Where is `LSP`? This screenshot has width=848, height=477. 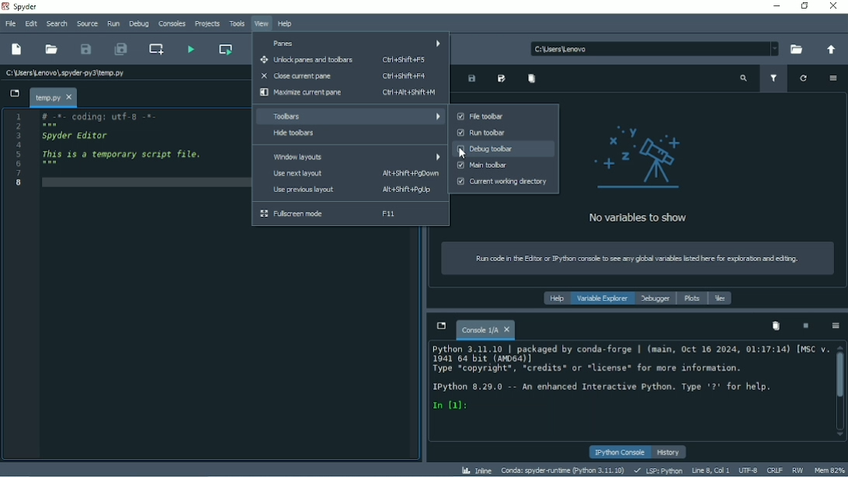
LSP is located at coordinates (657, 471).